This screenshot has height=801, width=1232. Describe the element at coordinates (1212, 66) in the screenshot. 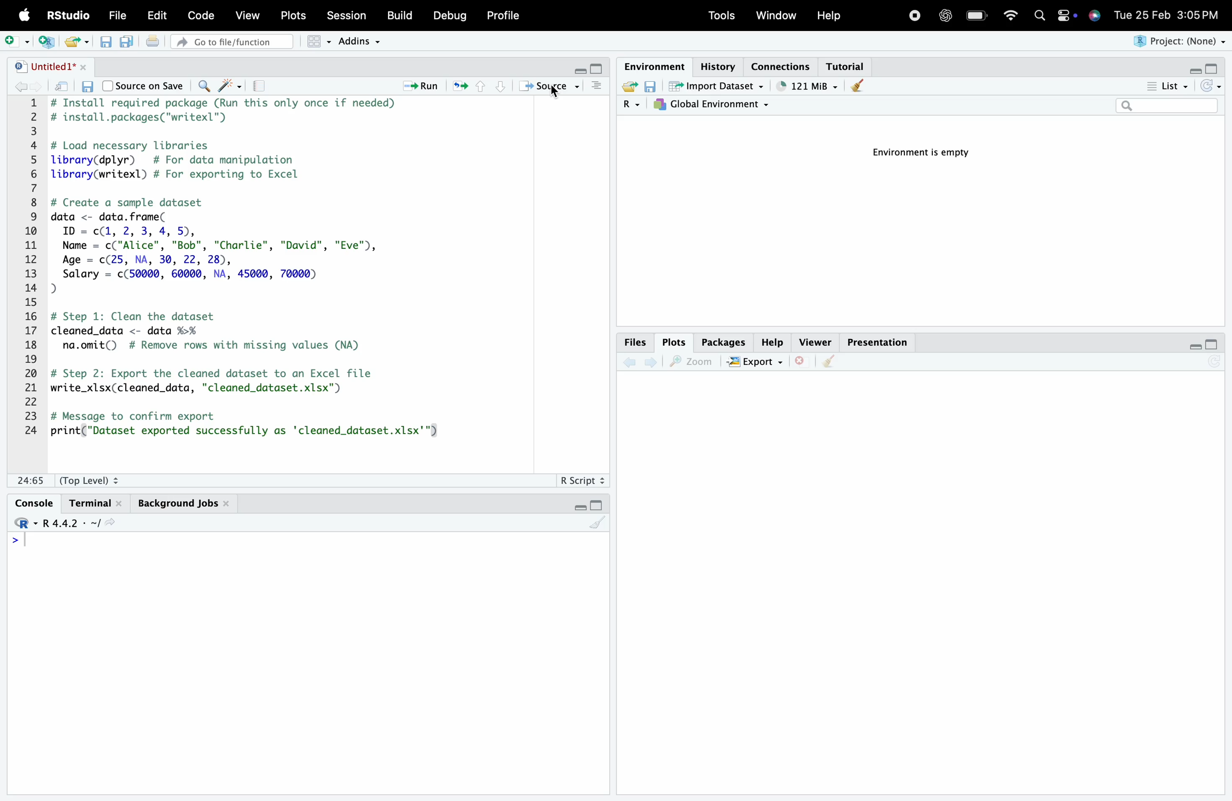

I see `Maximize/Restore` at that location.